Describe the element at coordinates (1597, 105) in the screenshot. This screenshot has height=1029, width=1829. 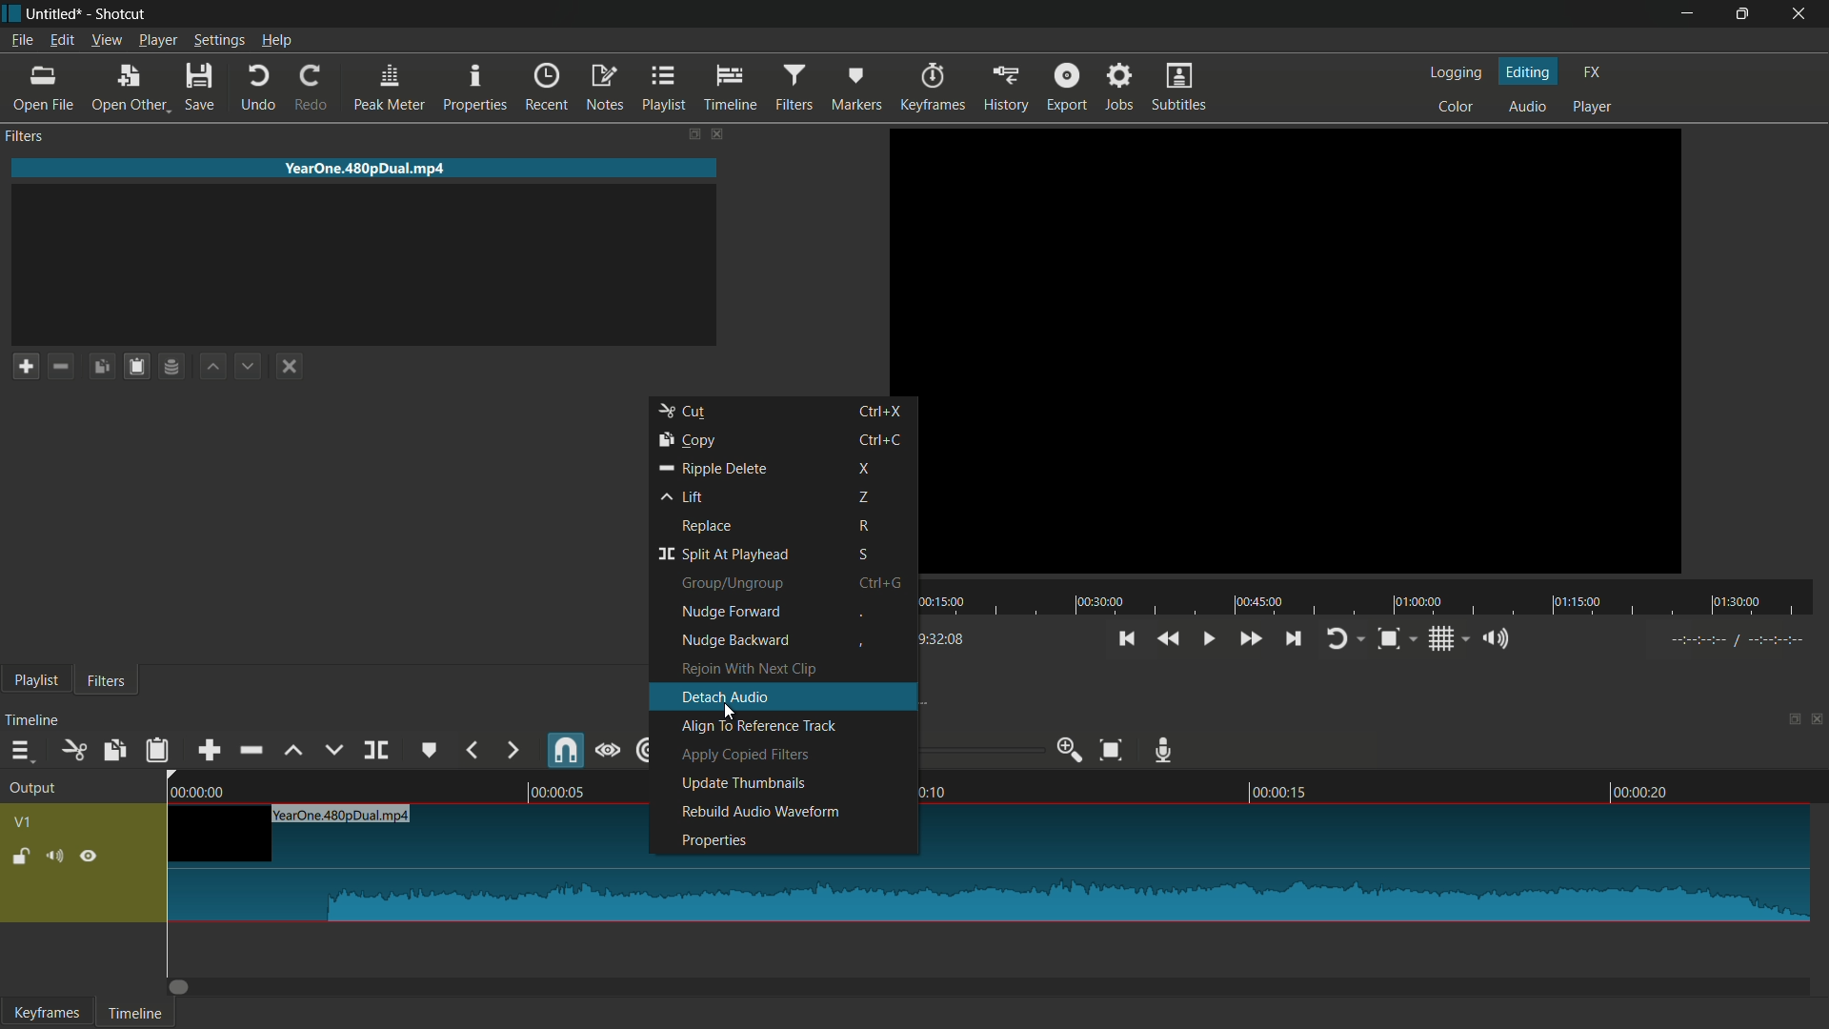
I see `player` at that location.